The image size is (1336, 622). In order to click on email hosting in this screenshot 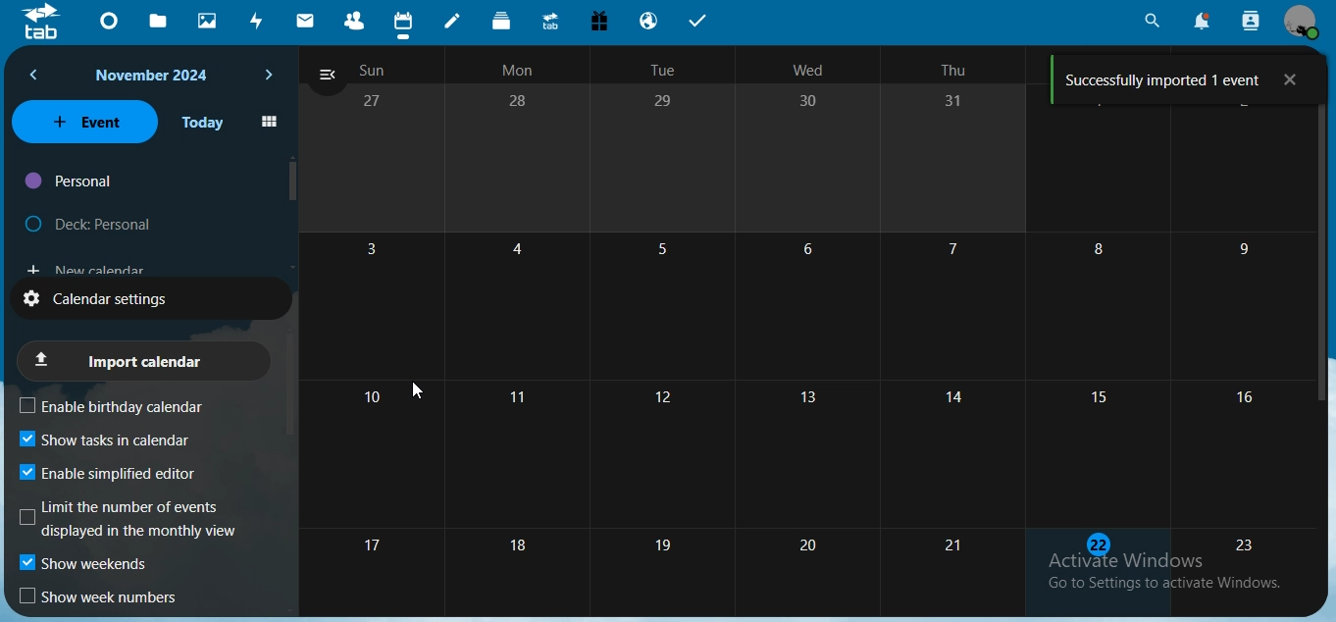, I will do `click(650, 20)`.